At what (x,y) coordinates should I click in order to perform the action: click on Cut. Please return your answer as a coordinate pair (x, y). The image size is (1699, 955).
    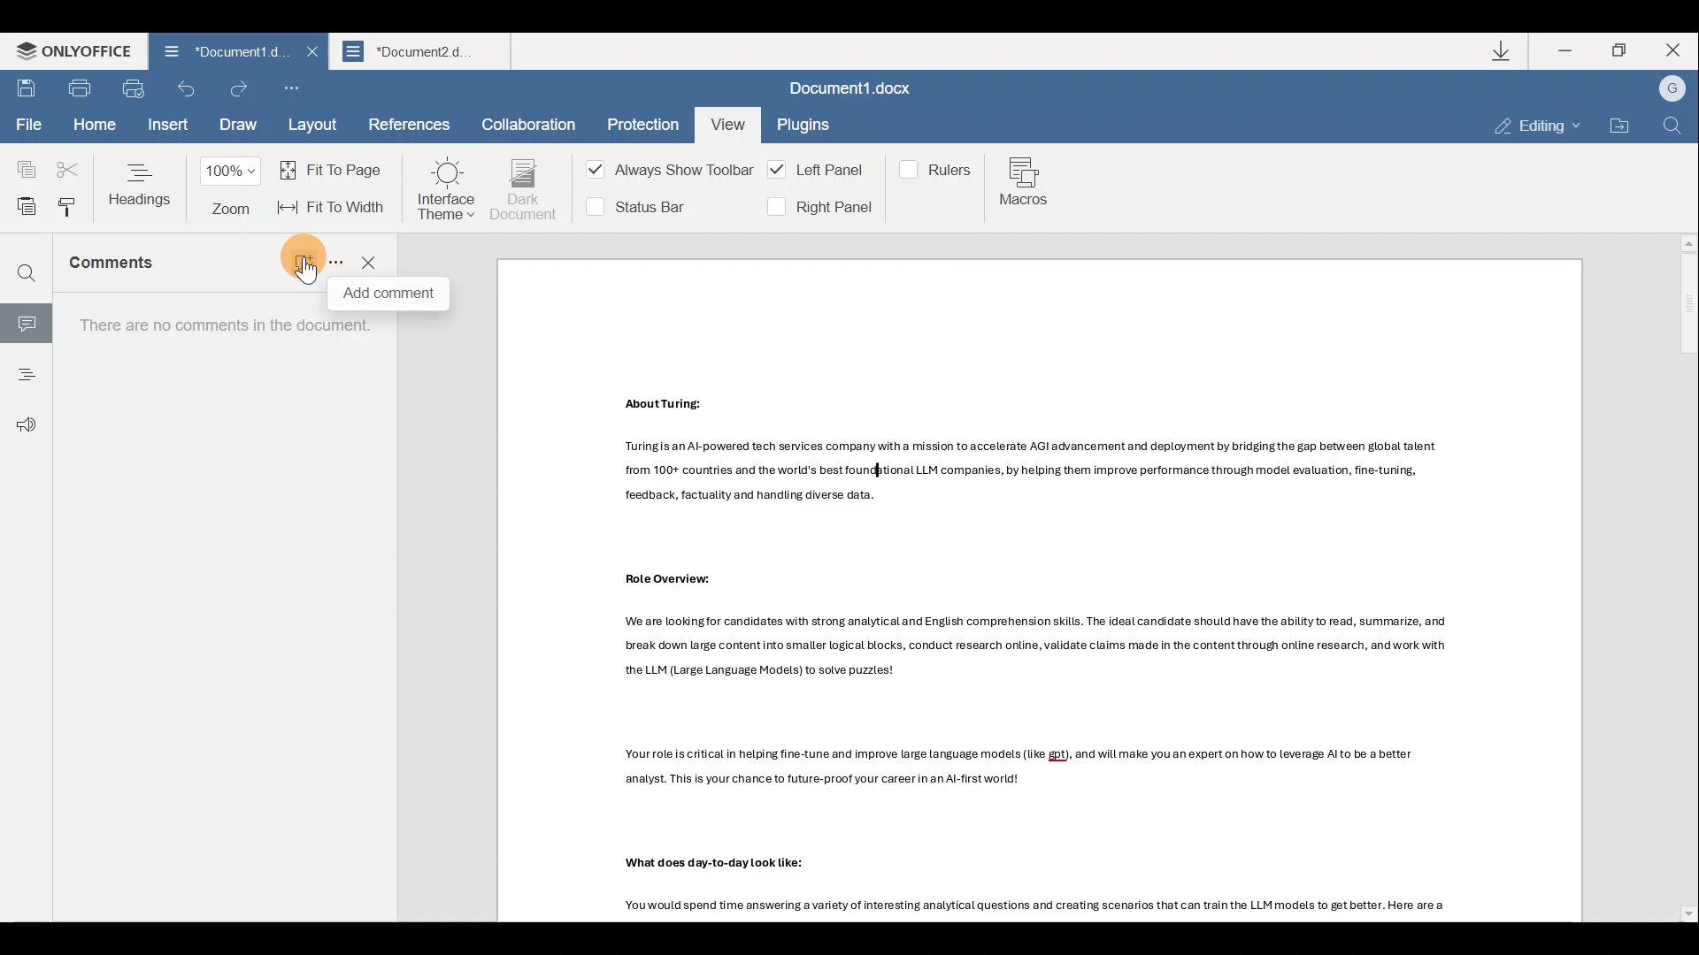
    Looking at the image, I should click on (69, 163).